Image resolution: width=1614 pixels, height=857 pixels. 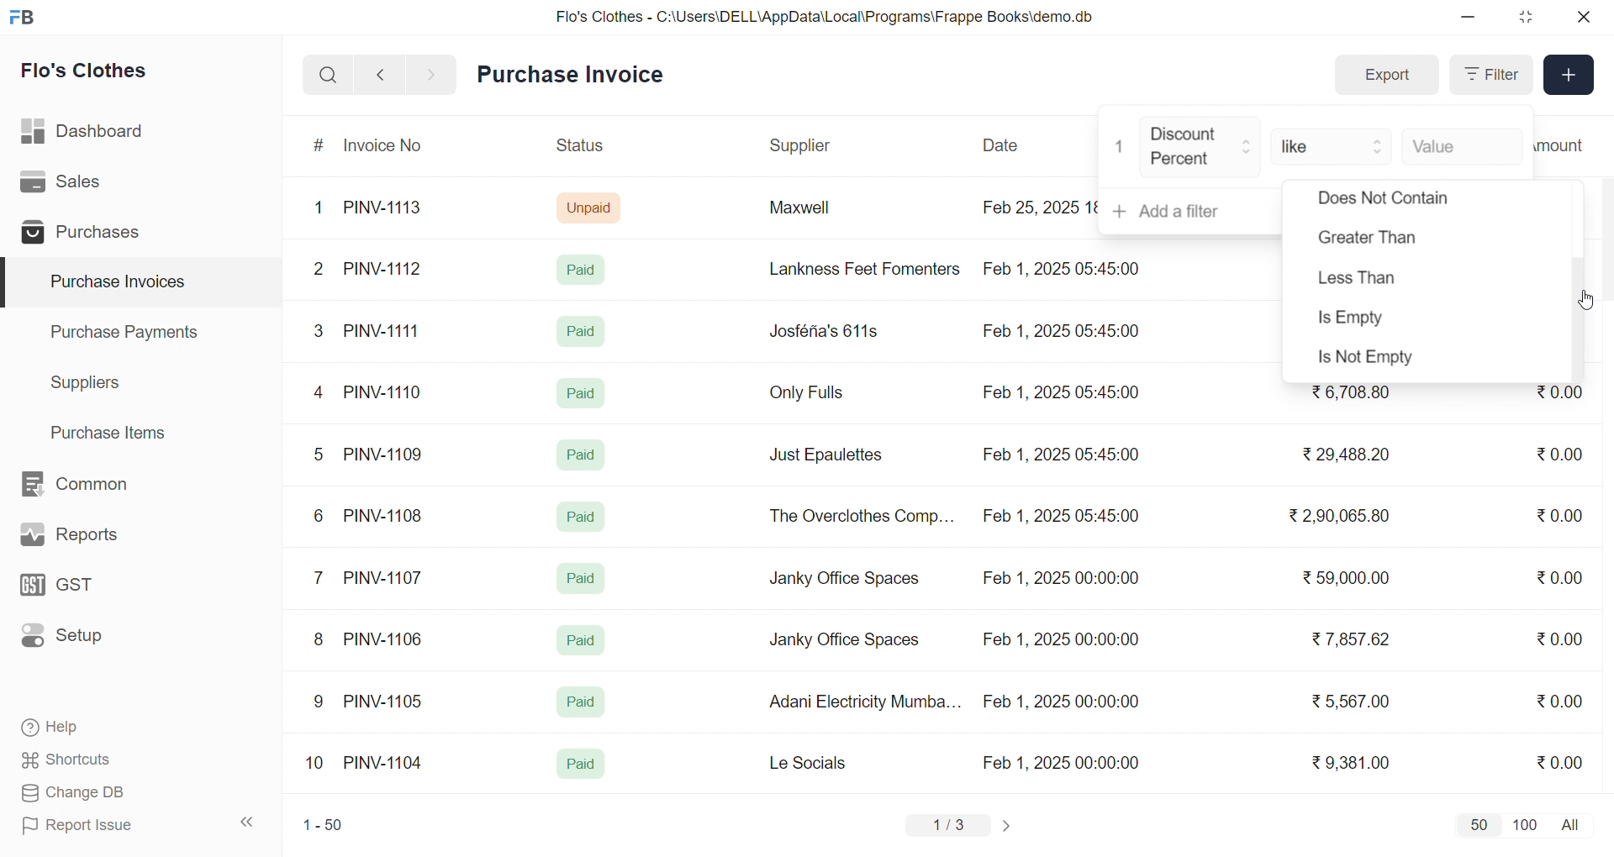 What do you see at coordinates (1390, 241) in the screenshot?
I see `Greater Than` at bounding box center [1390, 241].